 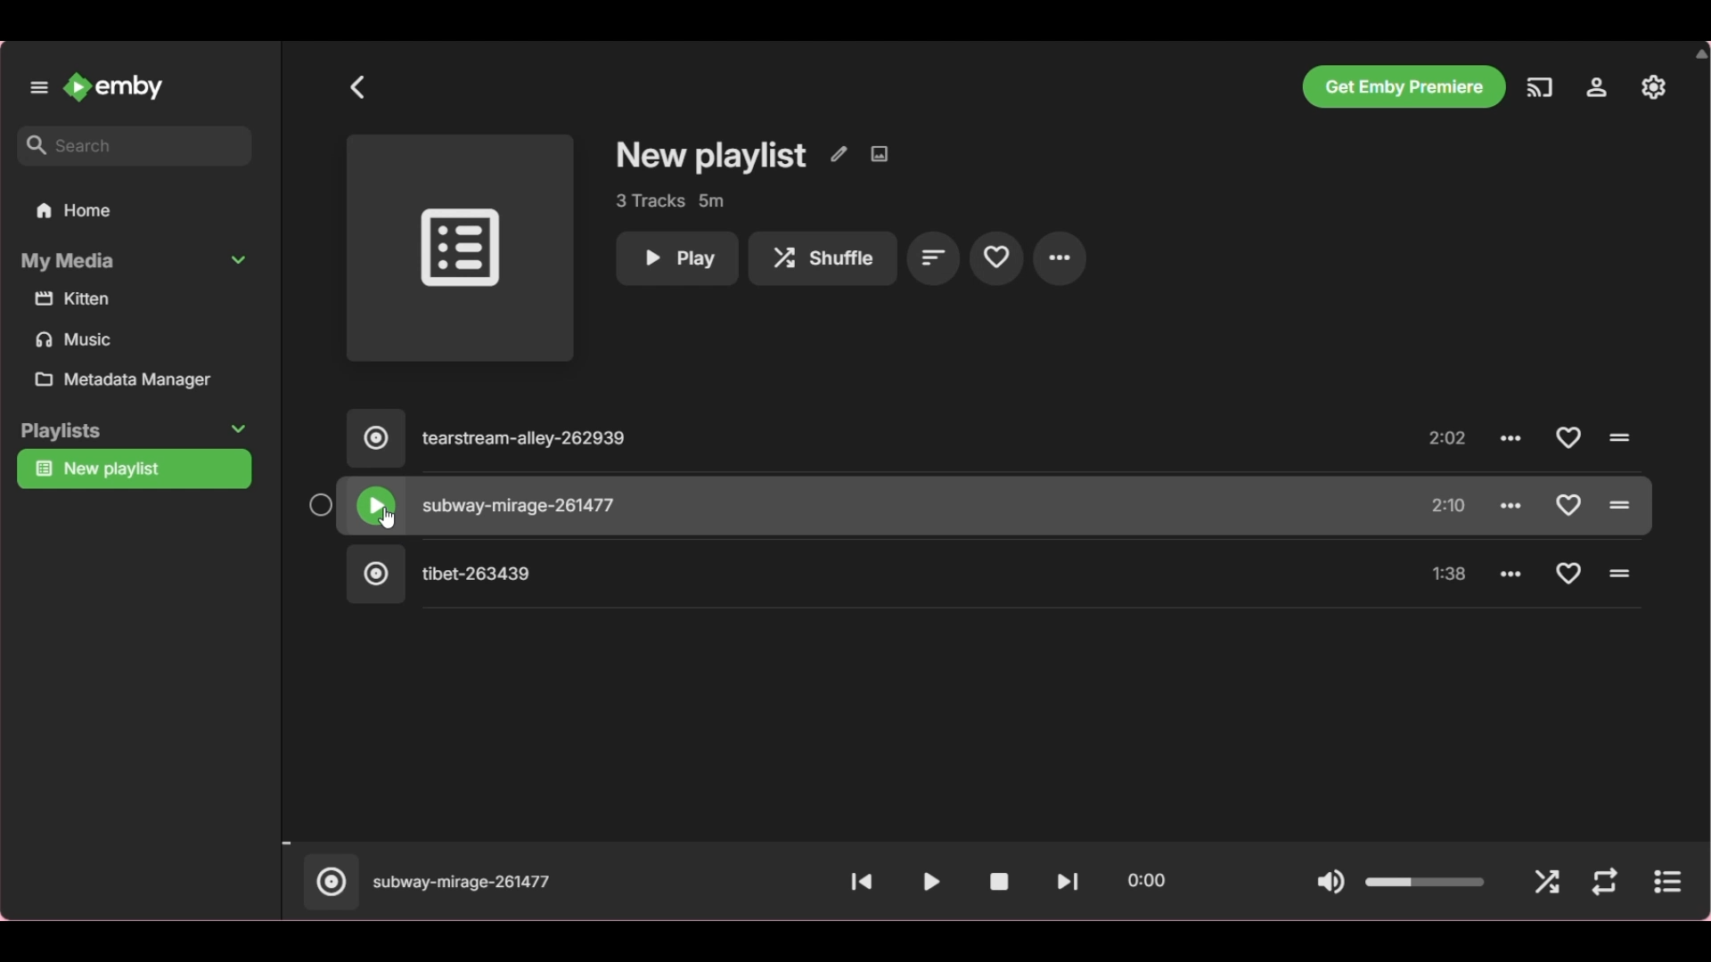 I want to click on Indicates duration of song completed, so click(x=991, y=844).